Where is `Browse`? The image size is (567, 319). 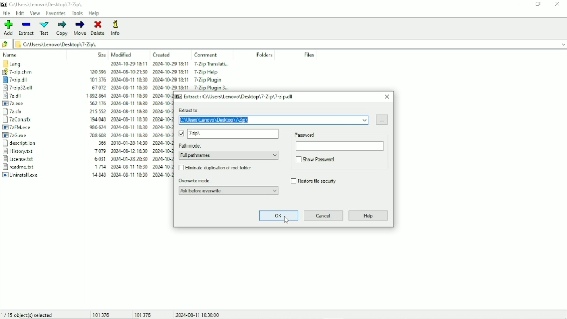 Browse is located at coordinates (383, 119).